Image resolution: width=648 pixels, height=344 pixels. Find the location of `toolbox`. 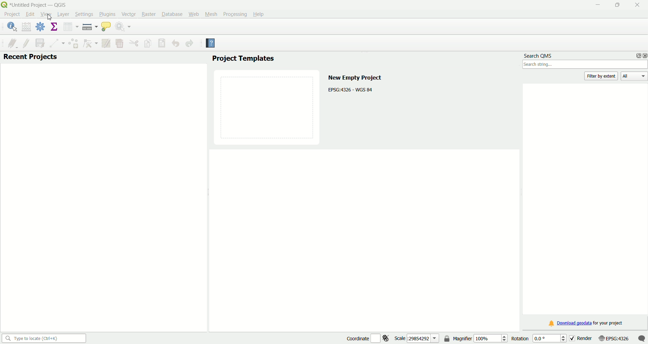

toolbox is located at coordinates (41, 28).